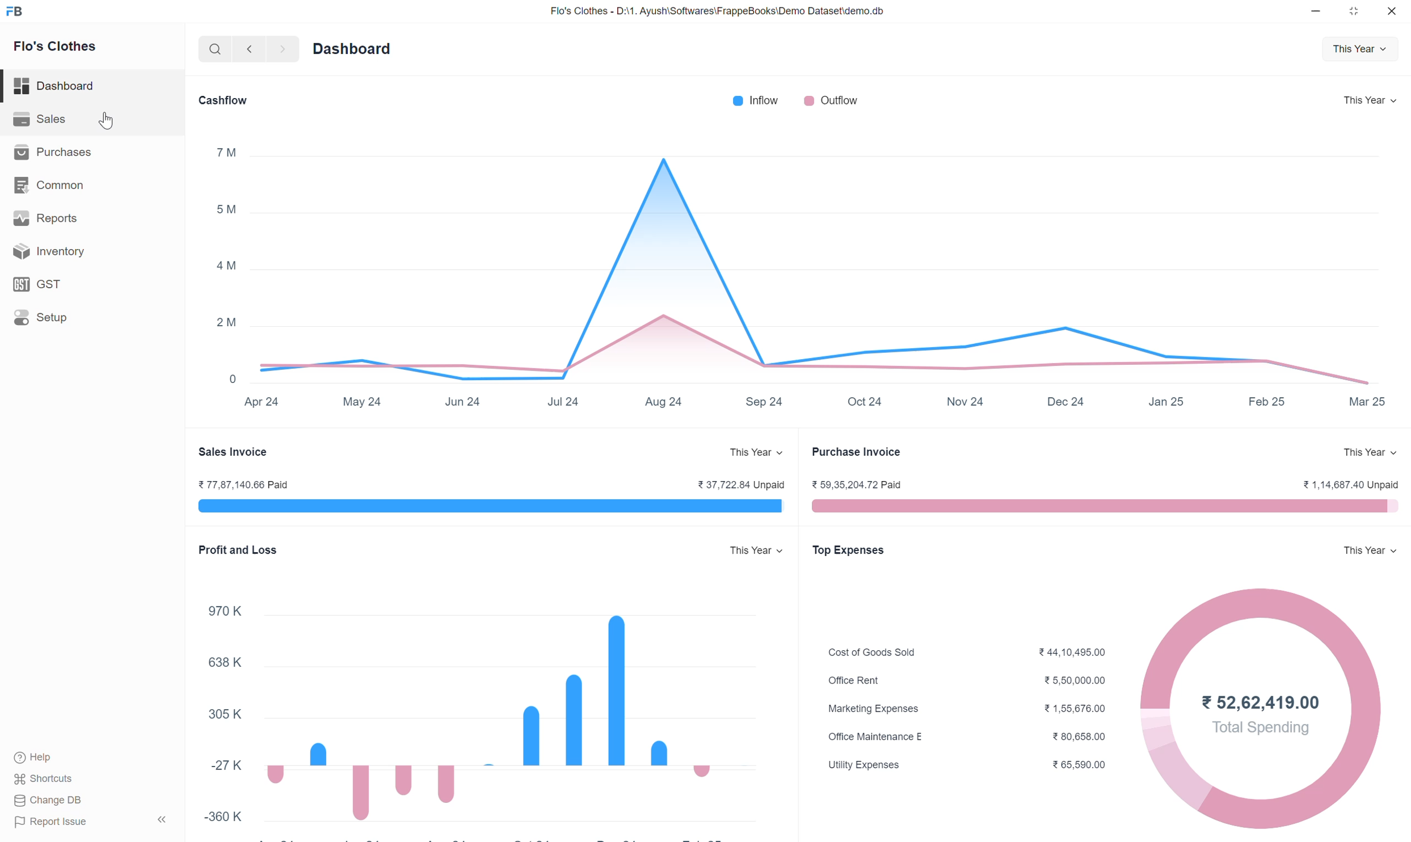 The height and width of the screenshot is (842, 1411). Describe the element at coordinates (849, 551) in the screenshot. I see `Top Expenses` at that location.